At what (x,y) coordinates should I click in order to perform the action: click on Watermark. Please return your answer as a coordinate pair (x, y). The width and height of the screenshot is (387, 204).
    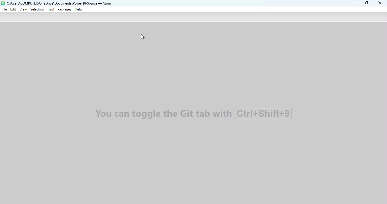
    Looking at the image, I should click on (195, 113).